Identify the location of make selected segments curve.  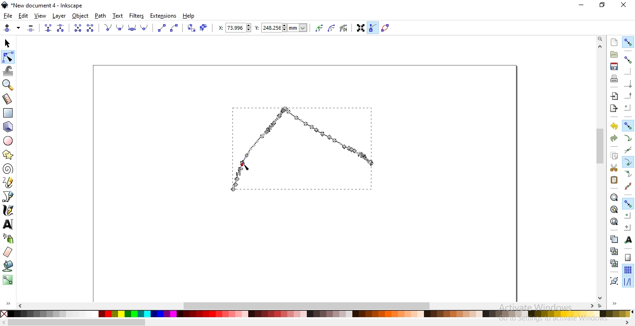
(175, 28).